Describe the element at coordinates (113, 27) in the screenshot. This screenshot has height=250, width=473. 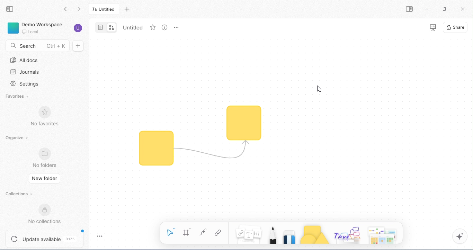
I see `edgeless mode` at that location.